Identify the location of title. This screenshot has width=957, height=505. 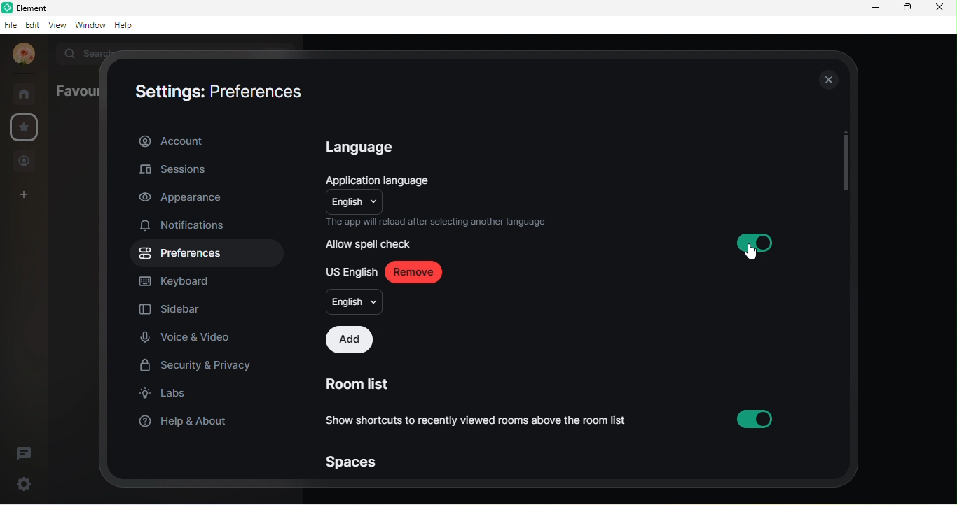
(34, 8).